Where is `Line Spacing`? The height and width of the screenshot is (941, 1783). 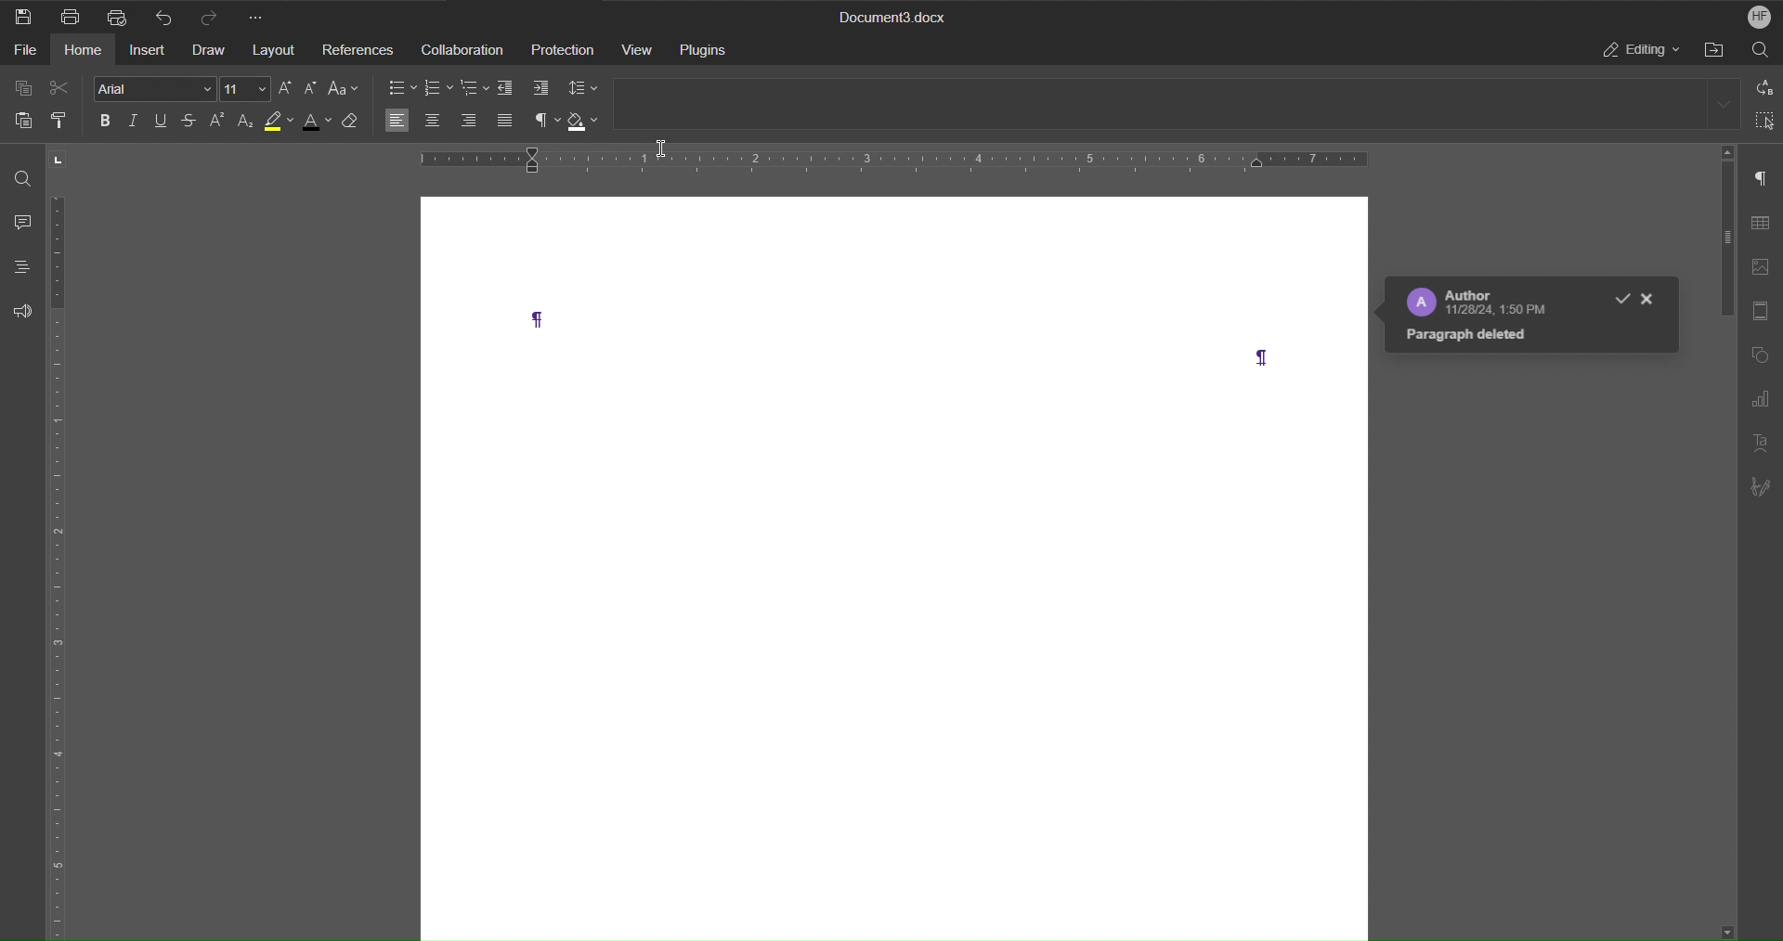
Line Spacing is located at coordinates (583, 88).